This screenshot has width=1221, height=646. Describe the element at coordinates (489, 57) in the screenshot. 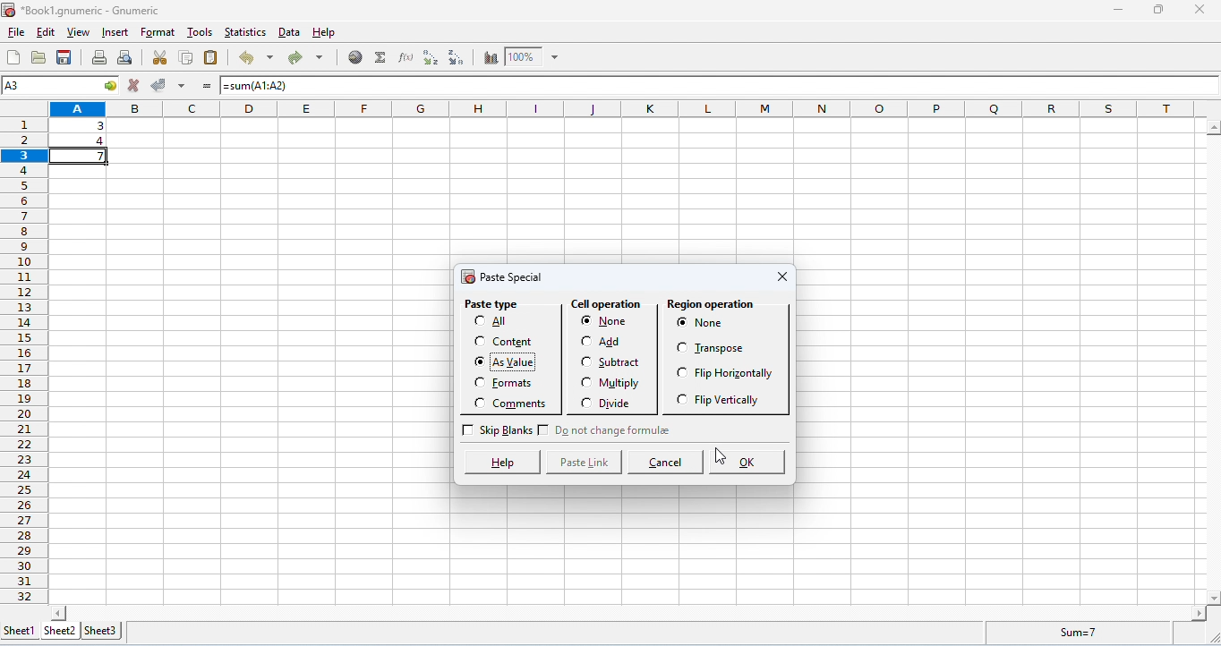

I see `chart` at that location.